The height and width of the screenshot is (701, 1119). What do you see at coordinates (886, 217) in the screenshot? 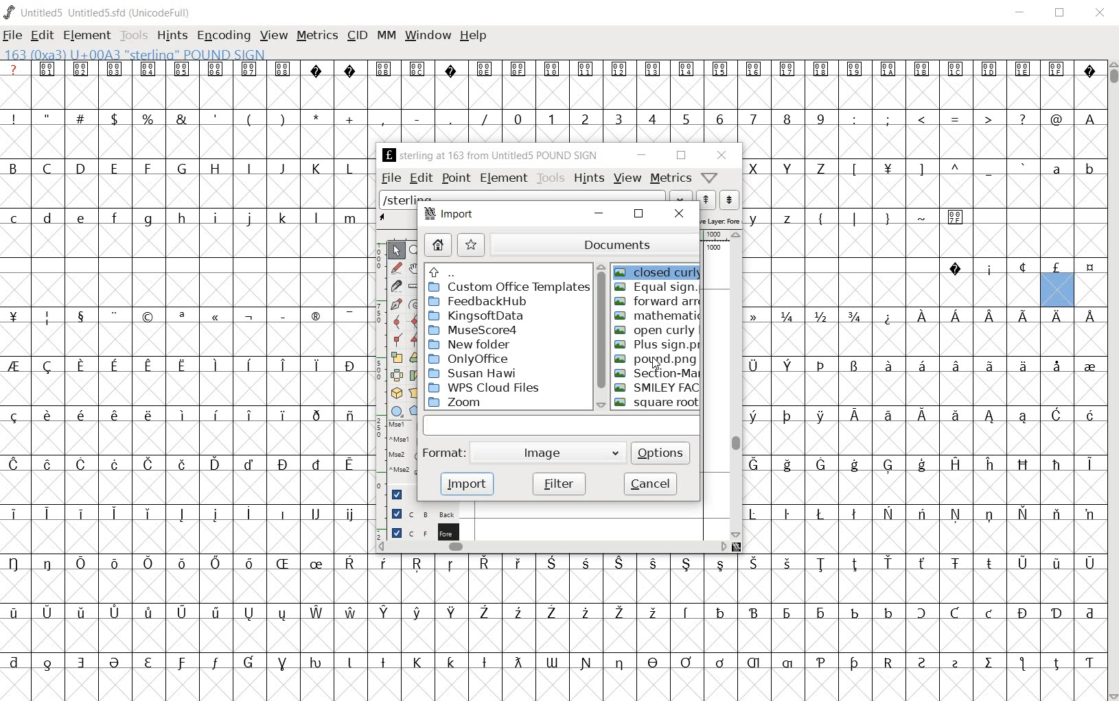
I see `}` at bounding box center [886, 217].